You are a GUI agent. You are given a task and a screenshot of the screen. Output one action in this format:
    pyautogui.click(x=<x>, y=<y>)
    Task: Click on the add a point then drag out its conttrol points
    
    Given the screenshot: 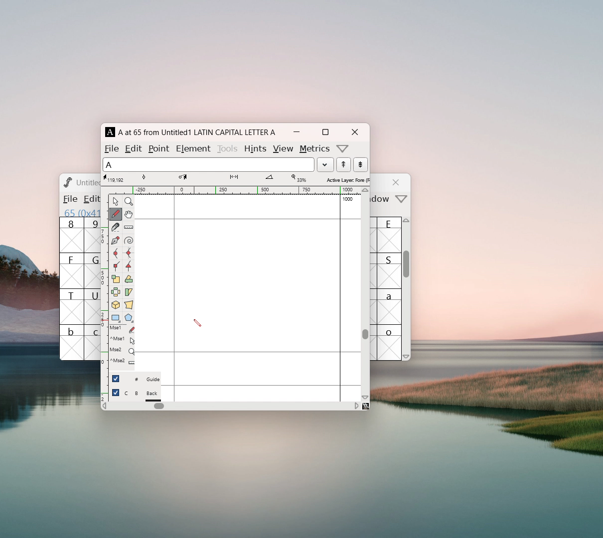 What is the action you would take?
    pyautogui.click(x=115, y=241)
    